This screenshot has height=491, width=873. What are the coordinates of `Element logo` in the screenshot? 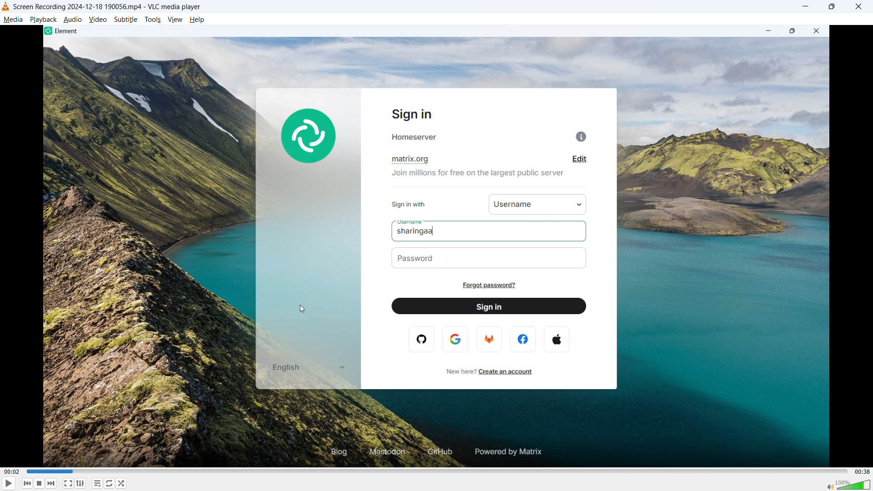 It's located at (308, 134).